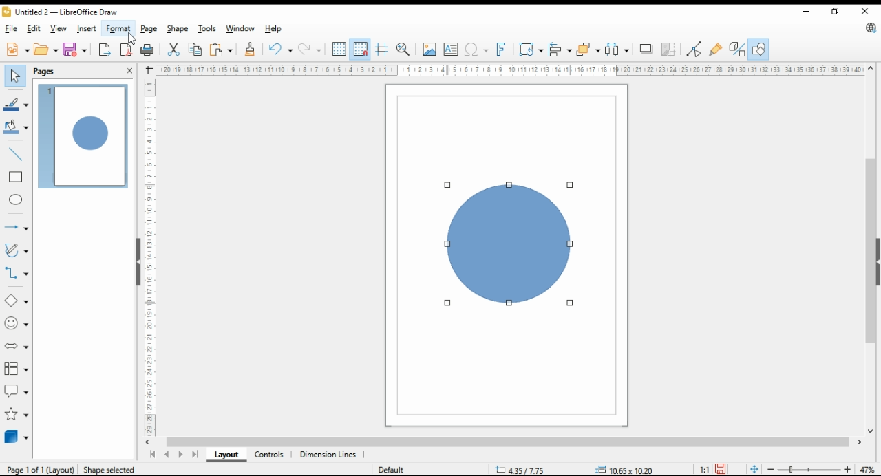 Image resolution: width=881 pixels, height=476 pixels. Describe the element at coordinates (531, 49) in the screenshot. I see `transformations` at that location.